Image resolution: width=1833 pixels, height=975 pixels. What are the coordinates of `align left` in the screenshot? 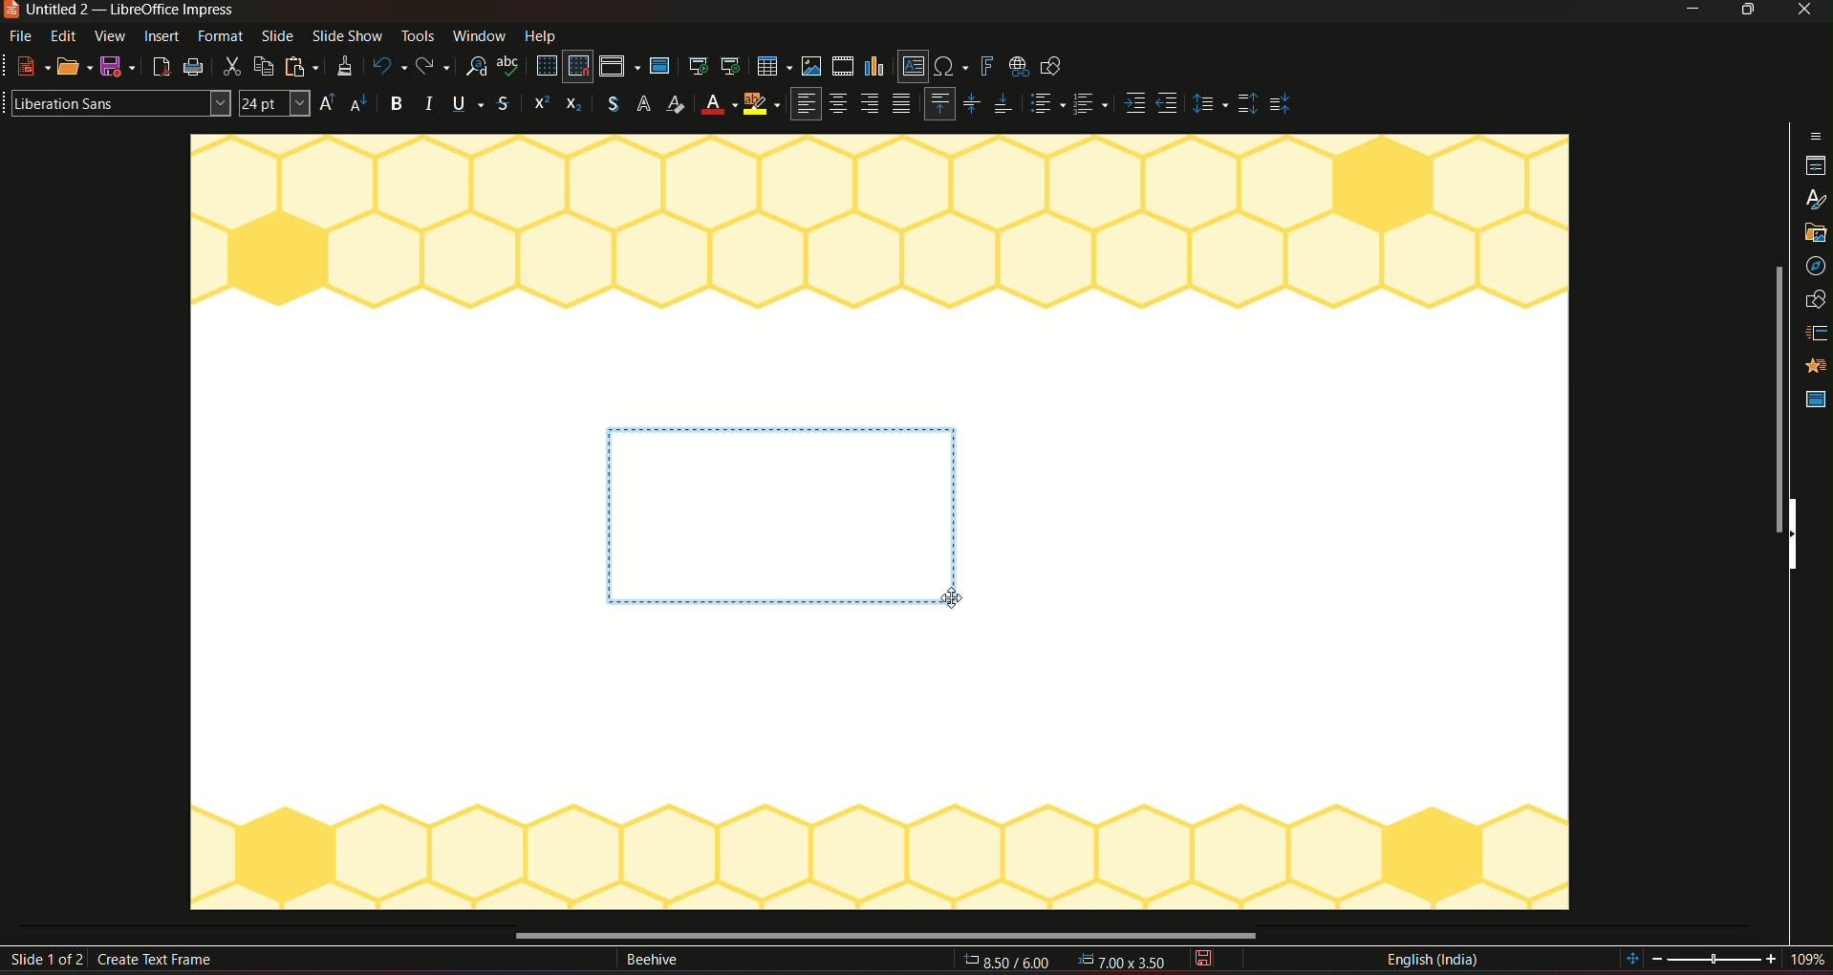 It's located at (805, 104).